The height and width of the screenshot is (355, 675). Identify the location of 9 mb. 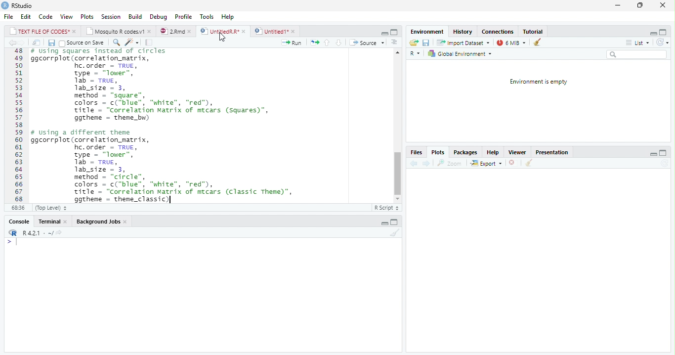
(512, 43).